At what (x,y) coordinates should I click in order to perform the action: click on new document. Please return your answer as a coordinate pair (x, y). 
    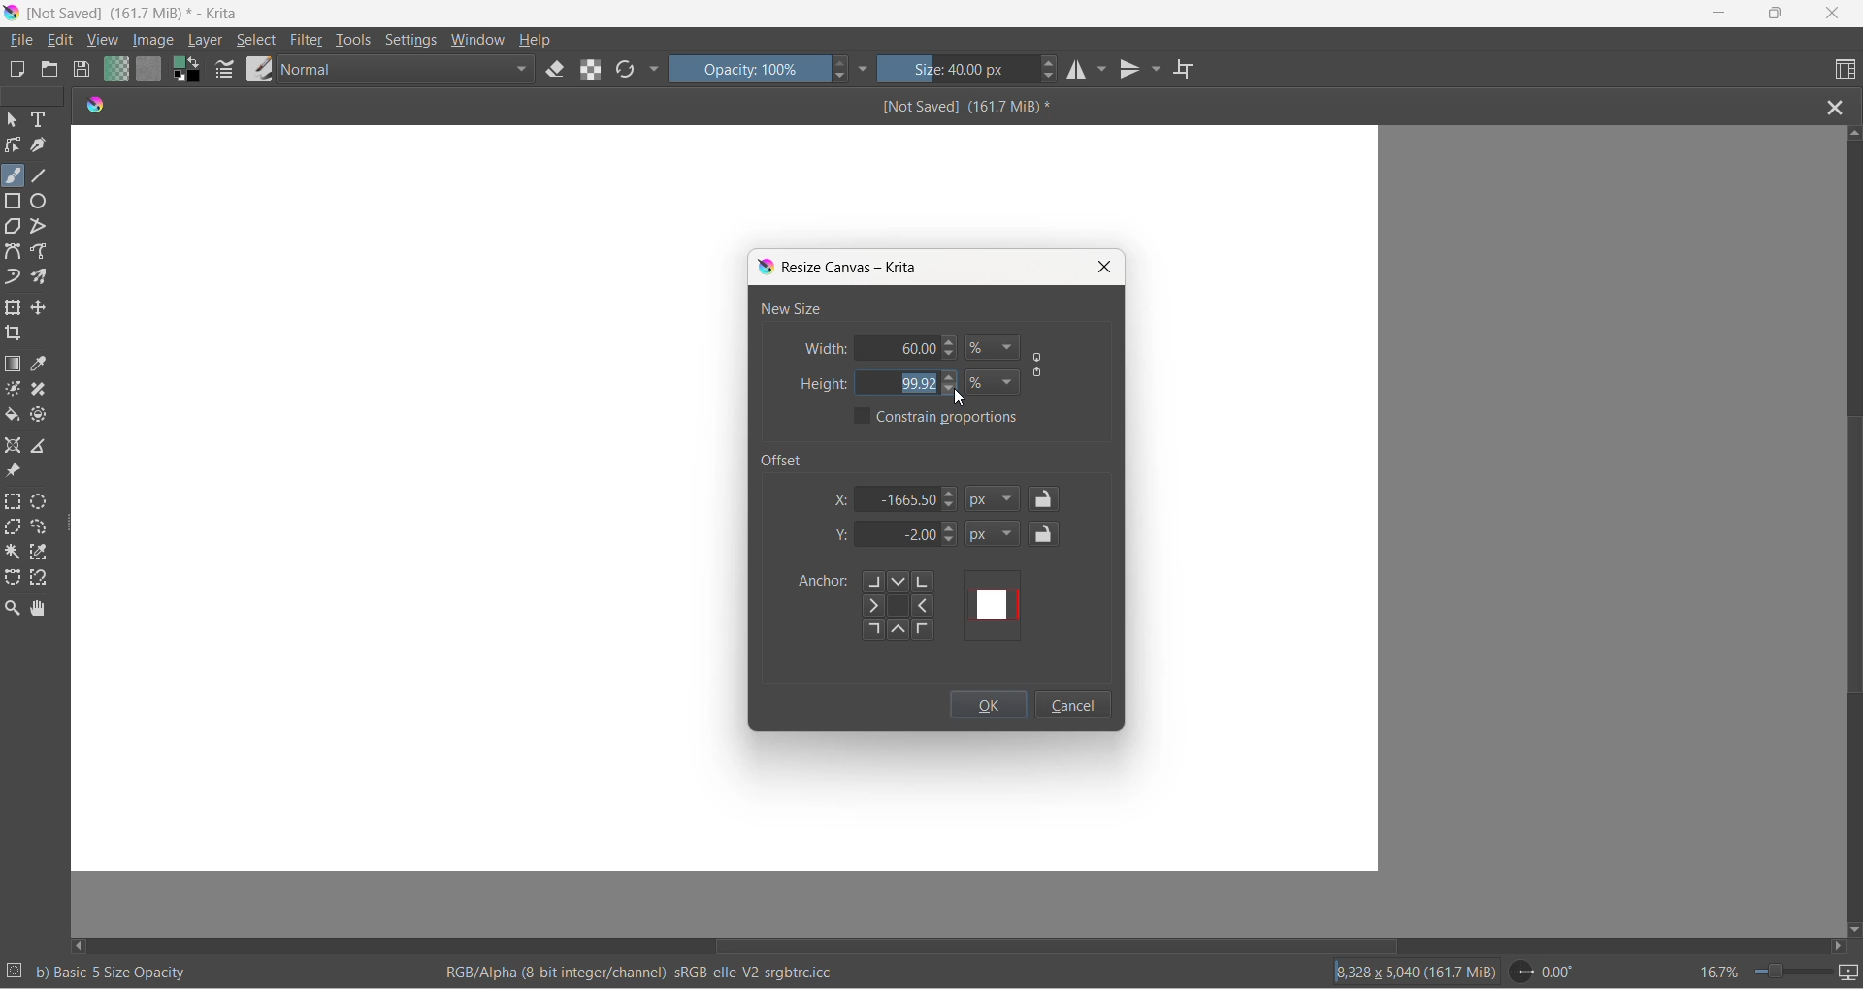
    Looking at the image, I should click on (19, 70).